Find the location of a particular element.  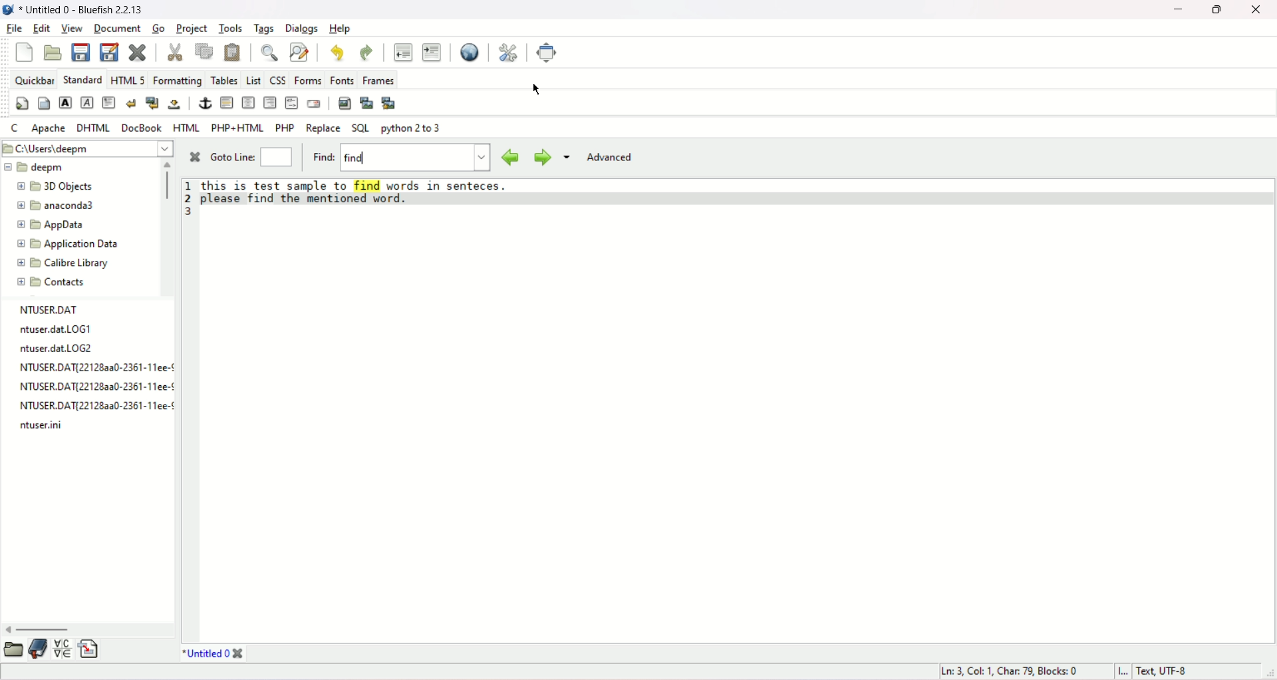

email is located at coordinates (313, 103).